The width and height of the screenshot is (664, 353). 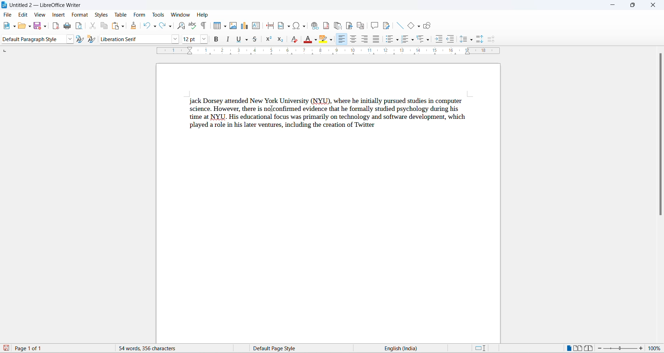 What do you see at coordinates (238, 39) in the screenshot?
I see `underline` at bounding box center [238, 39].